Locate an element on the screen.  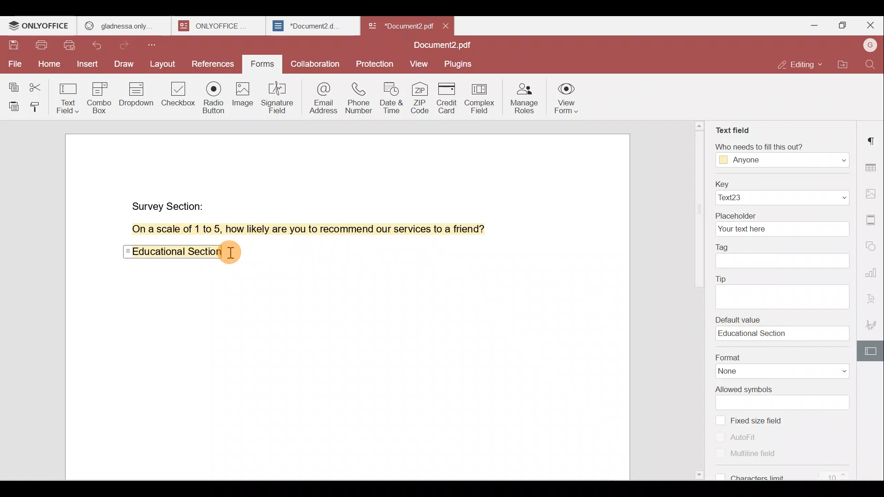
ZIP code is located at coordinates (421, 97).